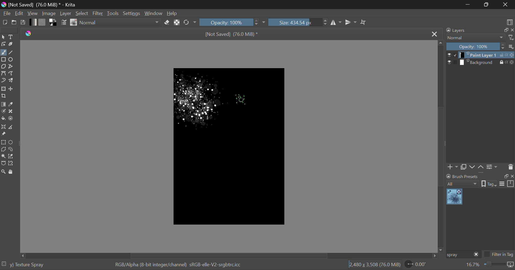 This screenshot has height=270, width=515. Describe the element at coordinates (29, 34) in the screenshot. I see `logo` at that location.